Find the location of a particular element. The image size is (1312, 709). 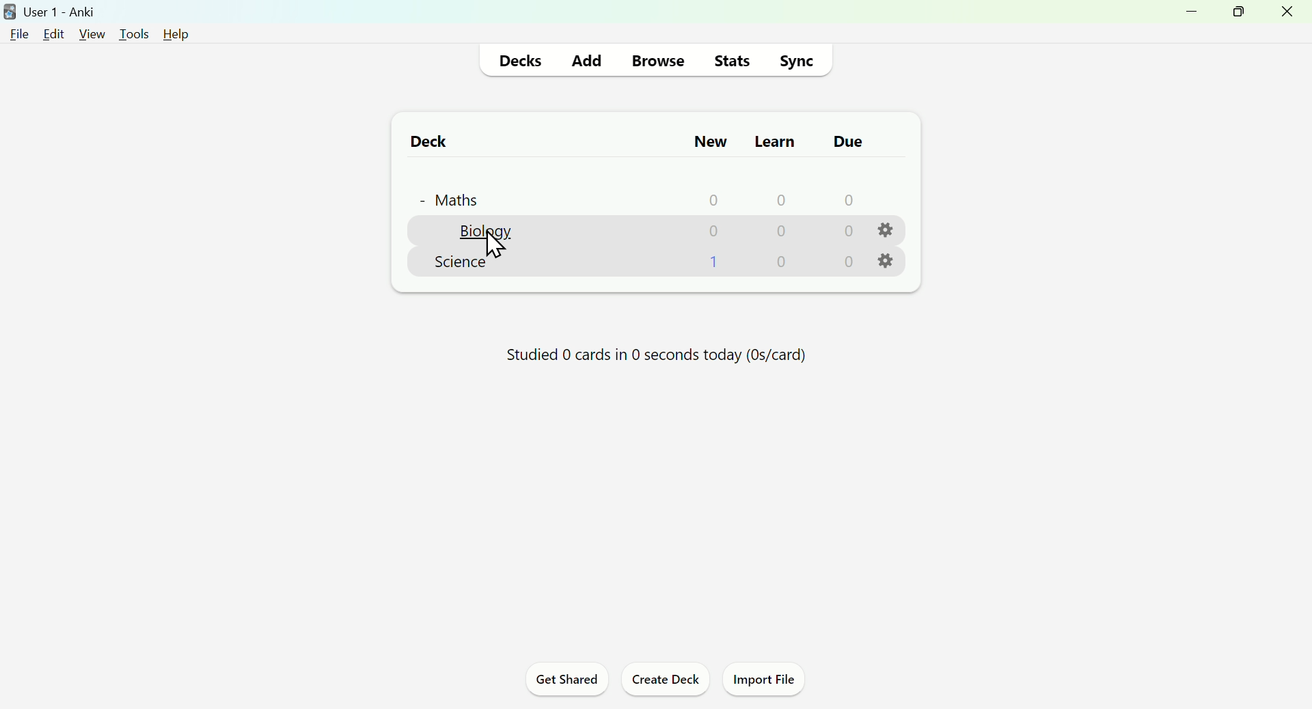

0 is located at coordinates (847, 199).